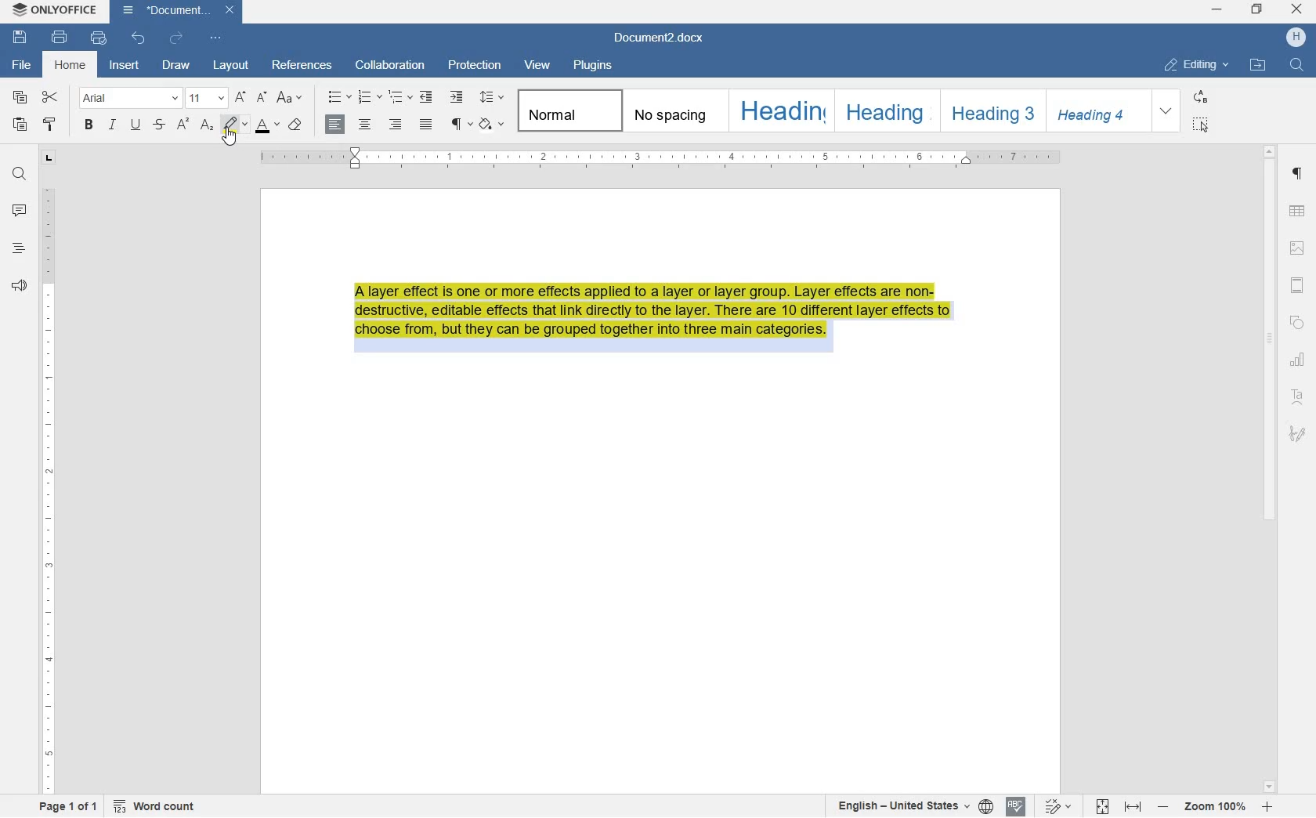 This screenshot has height=818, width=1316. Describe the element at coordinates (295, 126) in the screenshot. I see `CLEAR STYLE` at that location.